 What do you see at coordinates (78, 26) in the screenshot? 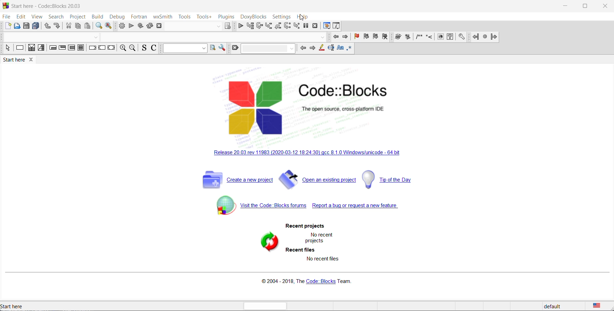
I see `copy` at bounding box center [78, 26].